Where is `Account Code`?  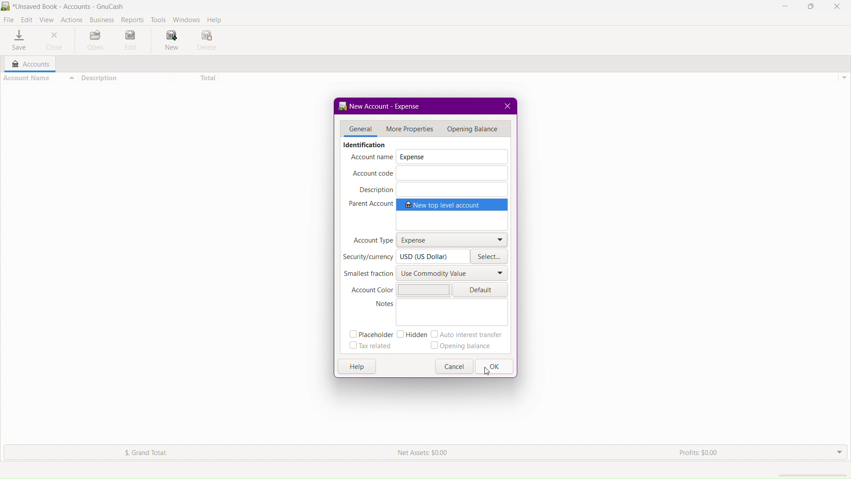
Account Code is located at coordinates (430, 173).